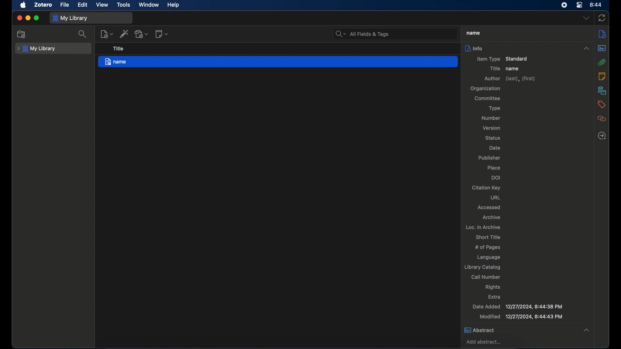  I want to click on short title, so click(487, 237).